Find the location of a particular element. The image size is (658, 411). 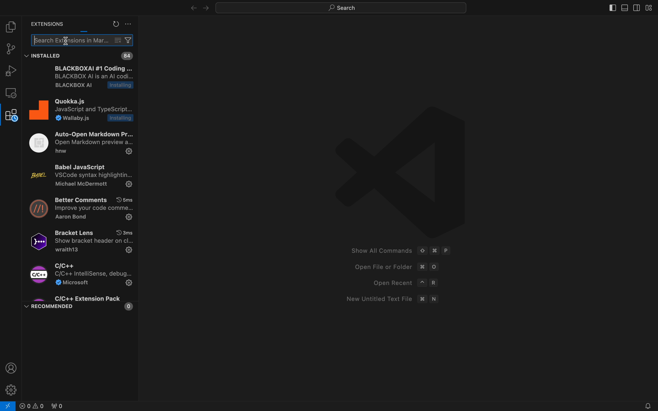

extensions is located at coordinates (11, 116).